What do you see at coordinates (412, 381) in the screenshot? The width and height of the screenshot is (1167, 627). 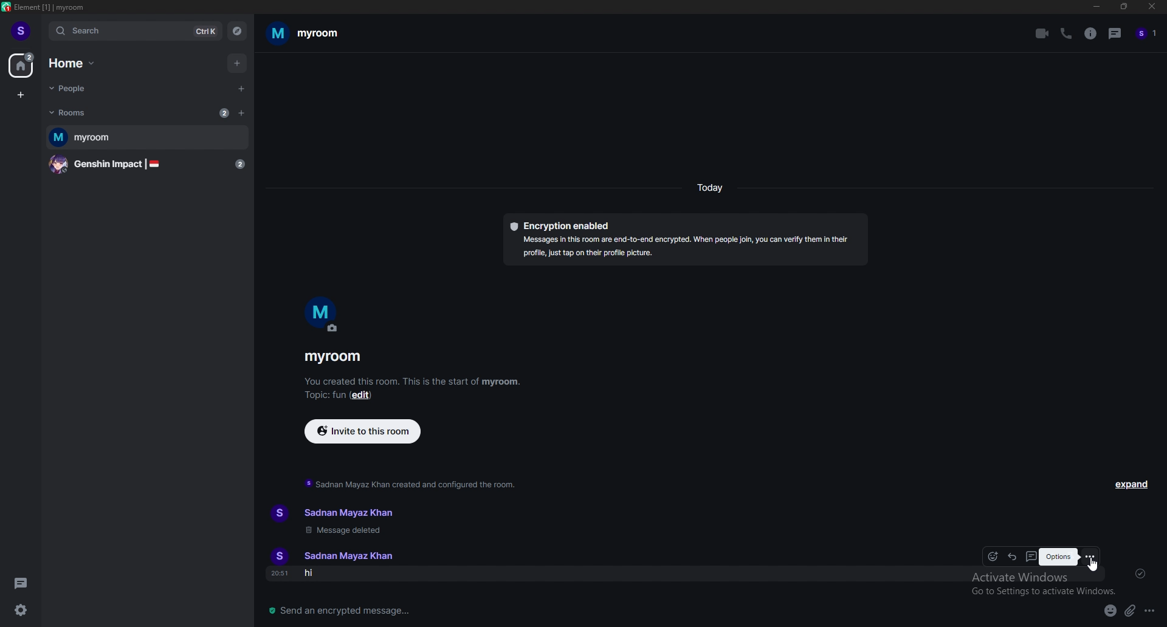 I see `you created this room. This is the start of myroom.` at bounding box center [412, 381].